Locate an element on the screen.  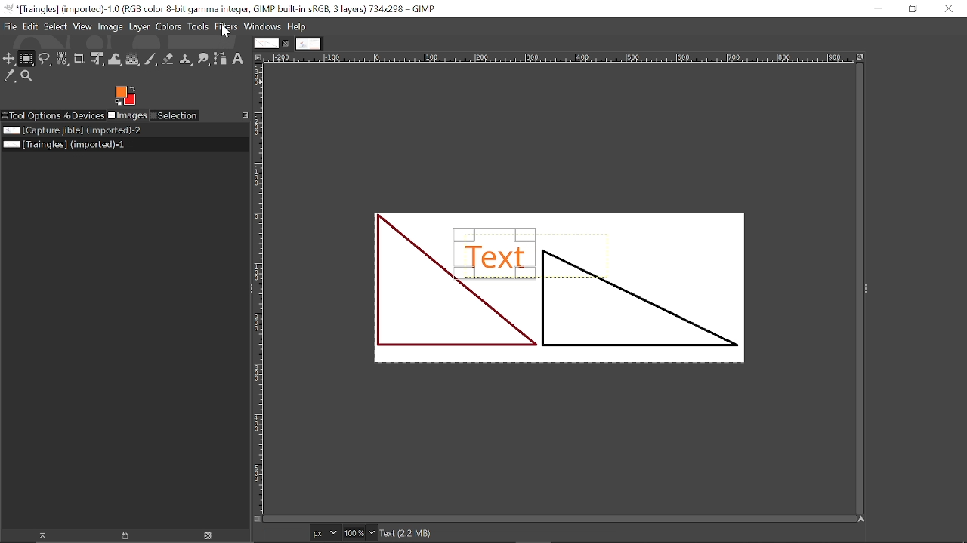
Raise this image display is located at coordinates (41, 535).